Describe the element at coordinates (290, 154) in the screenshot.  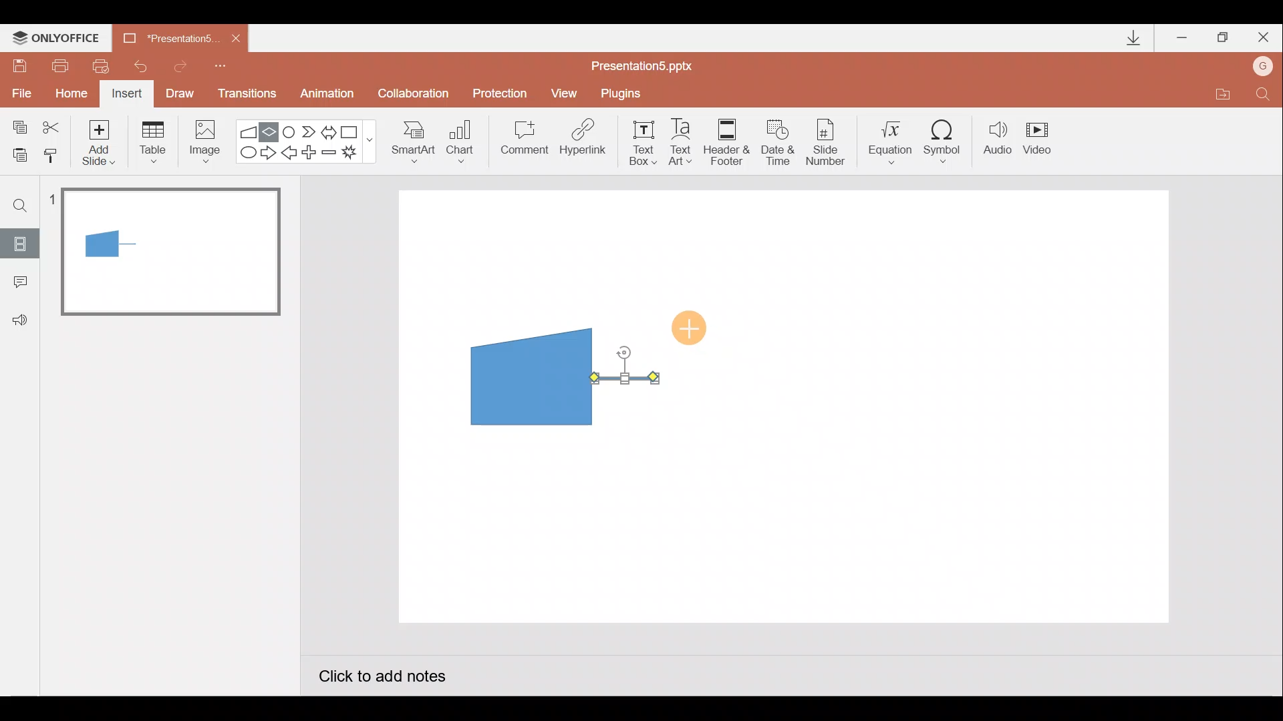
I see `Left arrow` at that location.